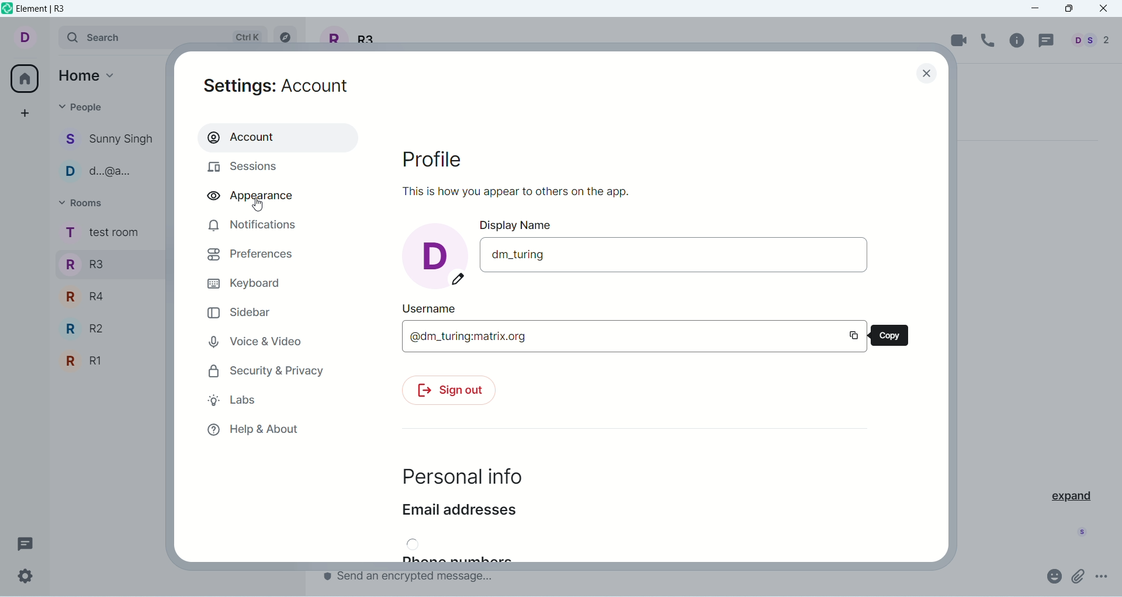  I want to click on username, so click(434, 310).